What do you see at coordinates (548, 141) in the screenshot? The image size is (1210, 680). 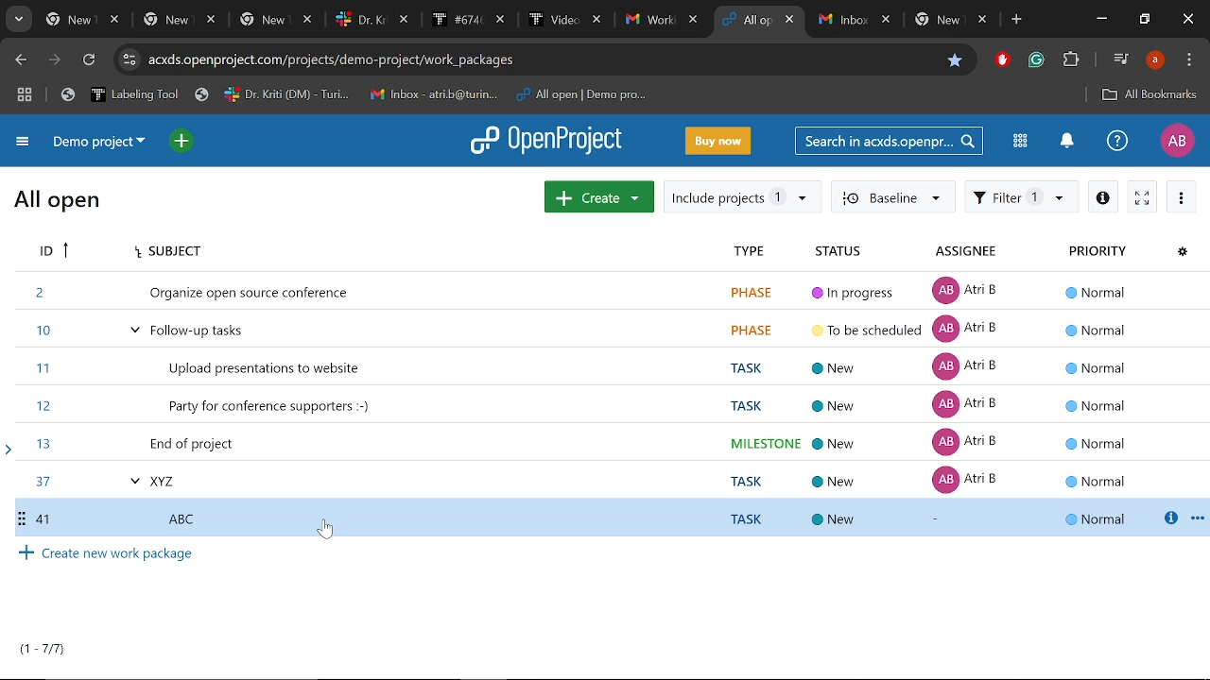 I see `Openproject logo` at bounding box center [548, 141].